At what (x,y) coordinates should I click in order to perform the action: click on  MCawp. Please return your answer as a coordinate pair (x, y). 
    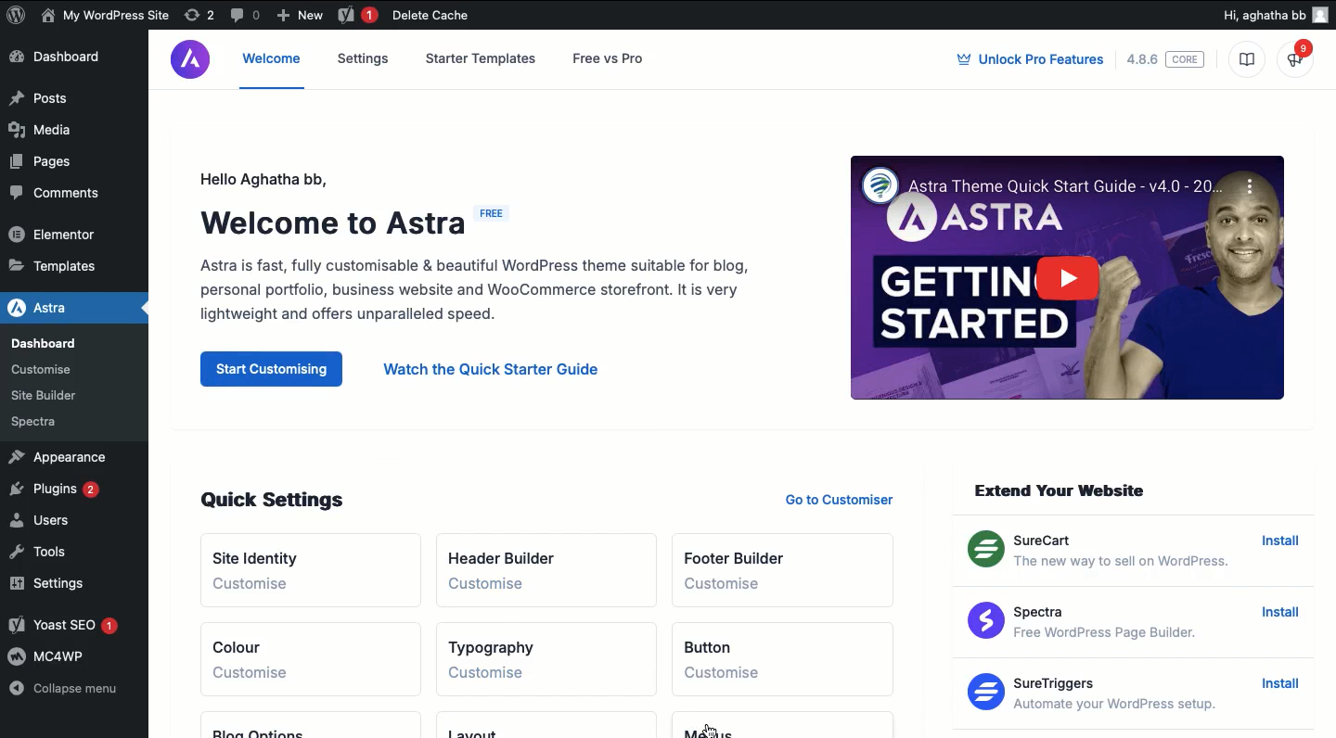
    Looking at the image, I should click on (61, 659).